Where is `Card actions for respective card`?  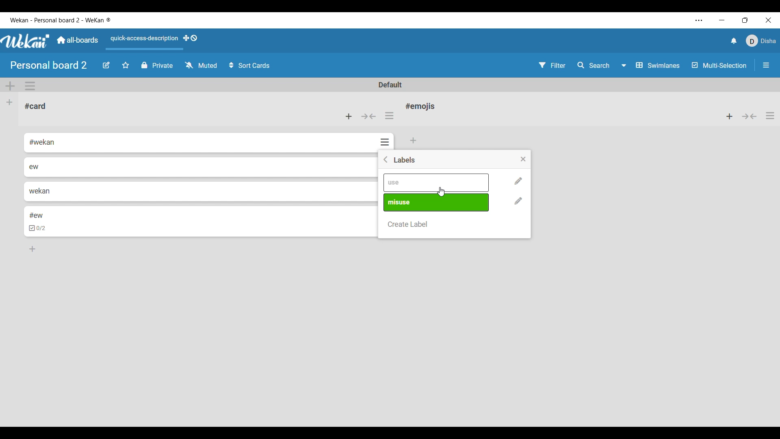 Card actions for respective card is located at coordinates (386, 142).